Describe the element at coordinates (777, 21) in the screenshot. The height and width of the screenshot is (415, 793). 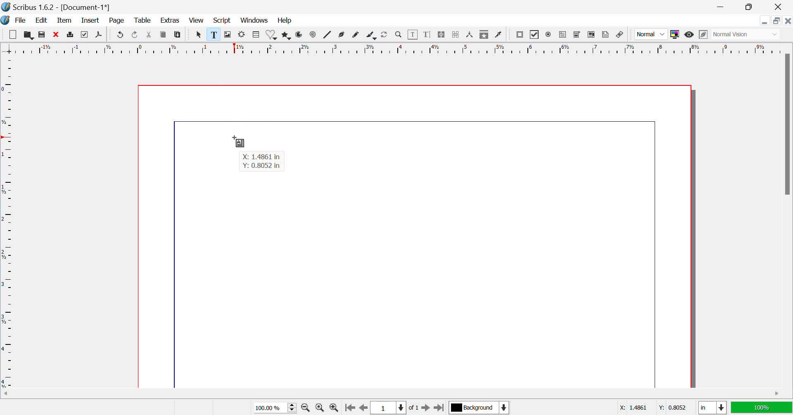
I see `Minimize` at that location.